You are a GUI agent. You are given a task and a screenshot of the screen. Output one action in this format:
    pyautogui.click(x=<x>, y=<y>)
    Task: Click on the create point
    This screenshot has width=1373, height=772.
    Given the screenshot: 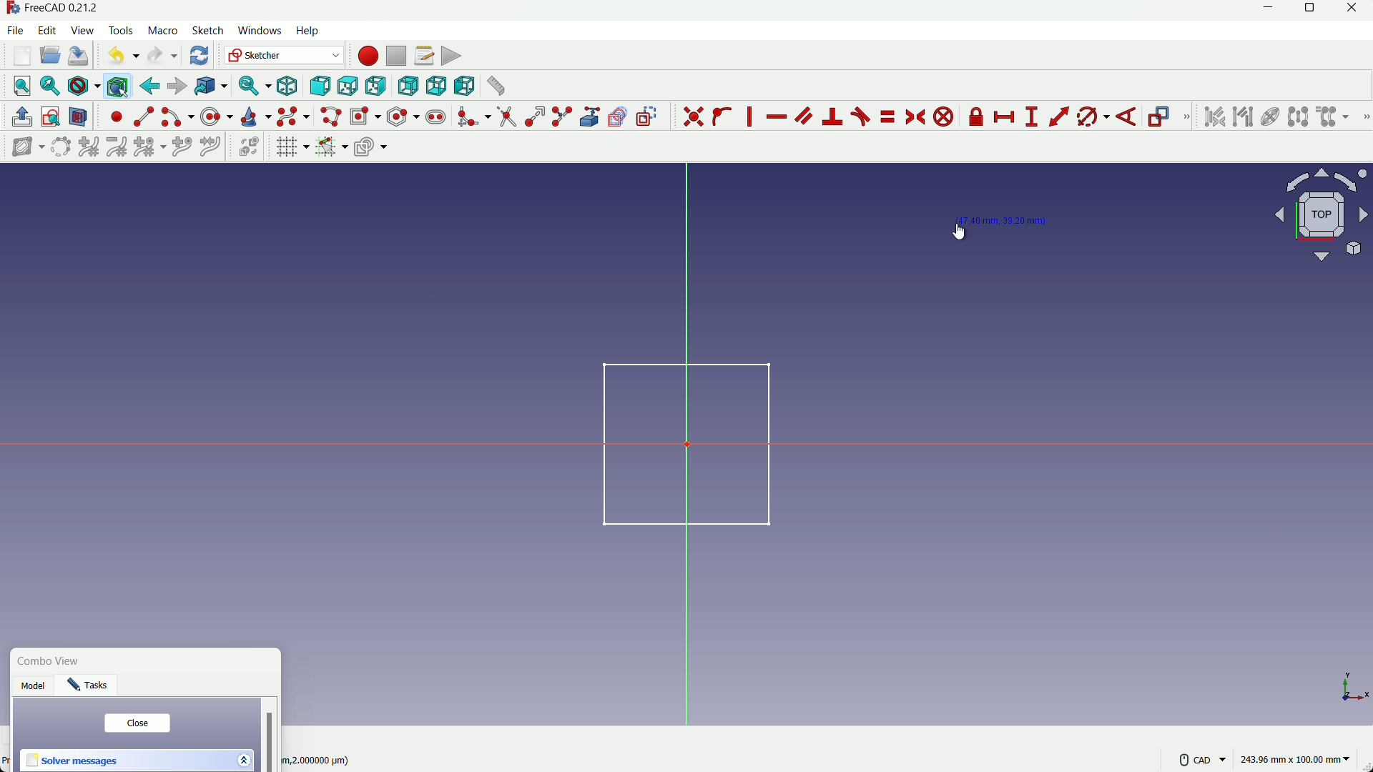 What is the action you would take?
    pyautogui.click(x=117, y=117)
    